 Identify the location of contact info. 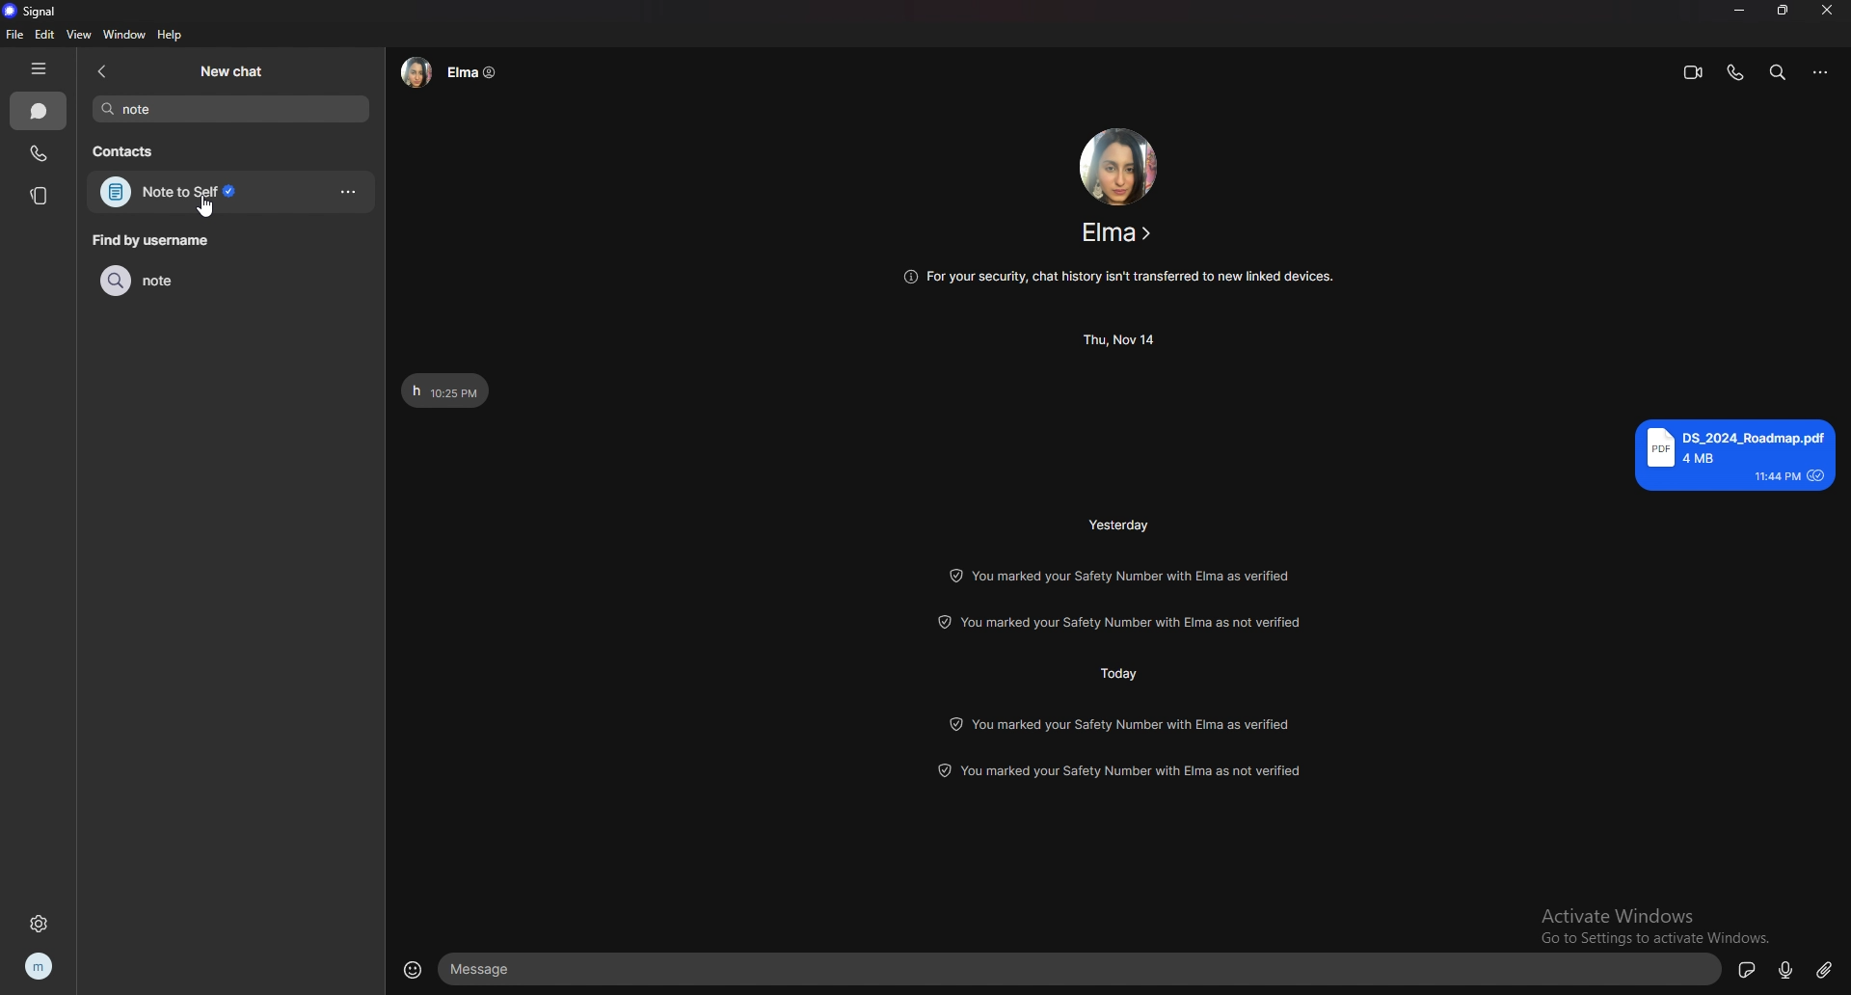
(1118, 232).